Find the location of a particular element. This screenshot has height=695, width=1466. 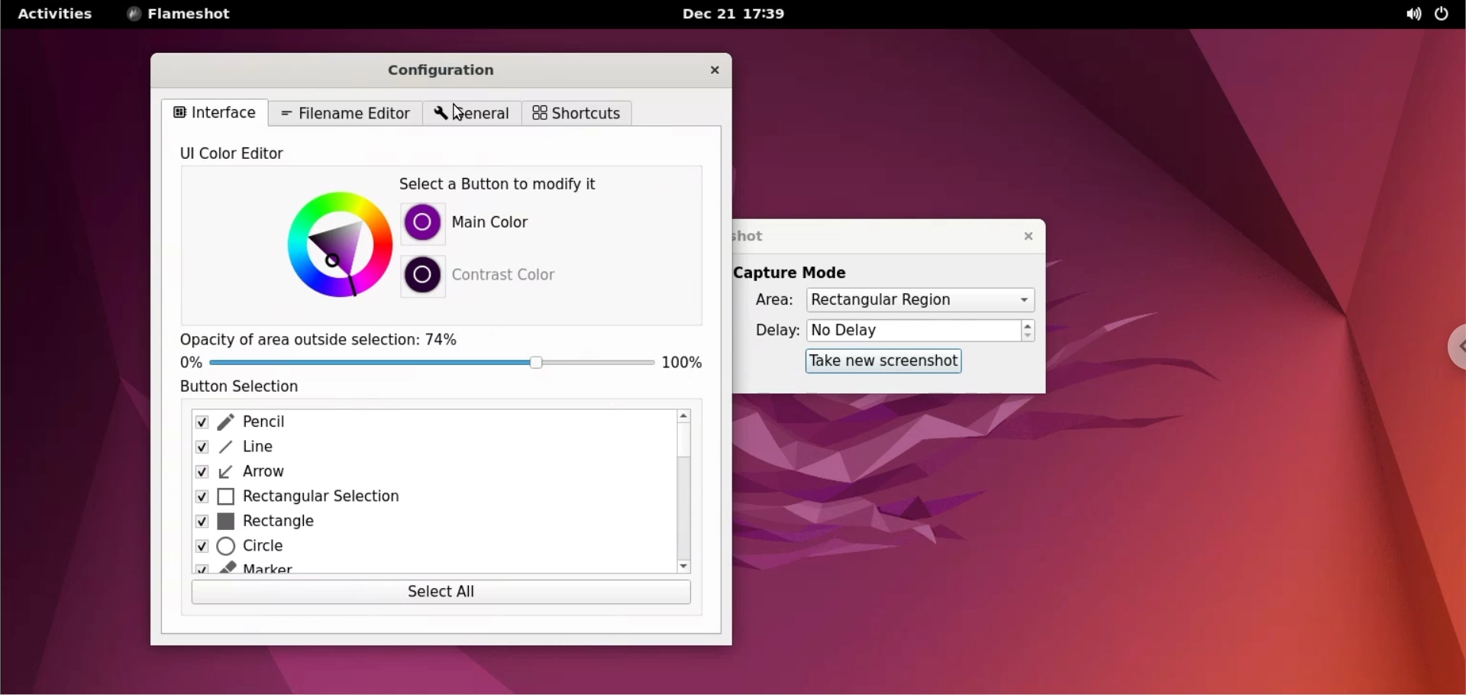

UI color editor  is located at coordinates (242, 157).